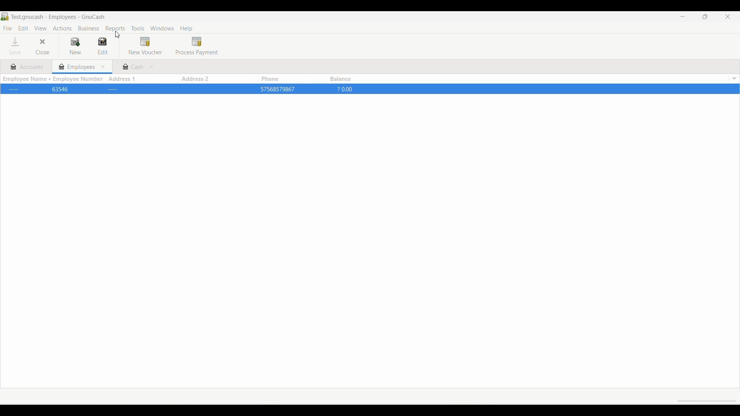 The height and width of the screenshot is (416, 740). What do you see at coordinates (340, 79) in the screenshot?
I see `Balance column` at bounding box center [340, 79].